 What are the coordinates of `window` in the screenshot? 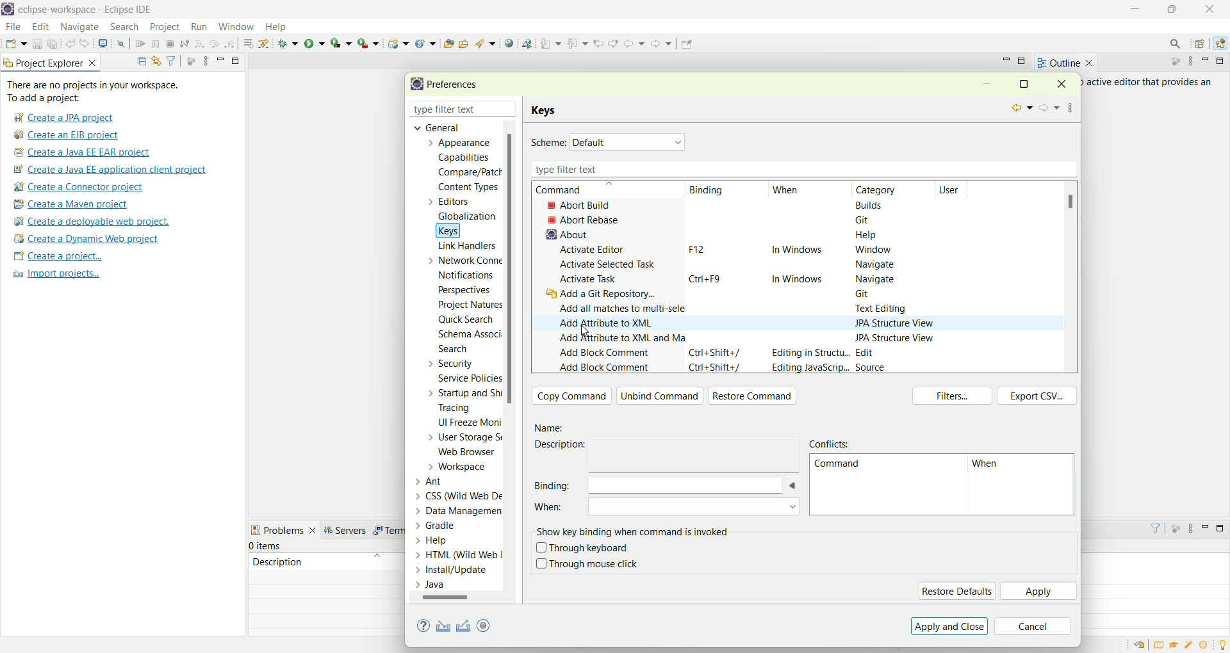 It's located at (872, 250).